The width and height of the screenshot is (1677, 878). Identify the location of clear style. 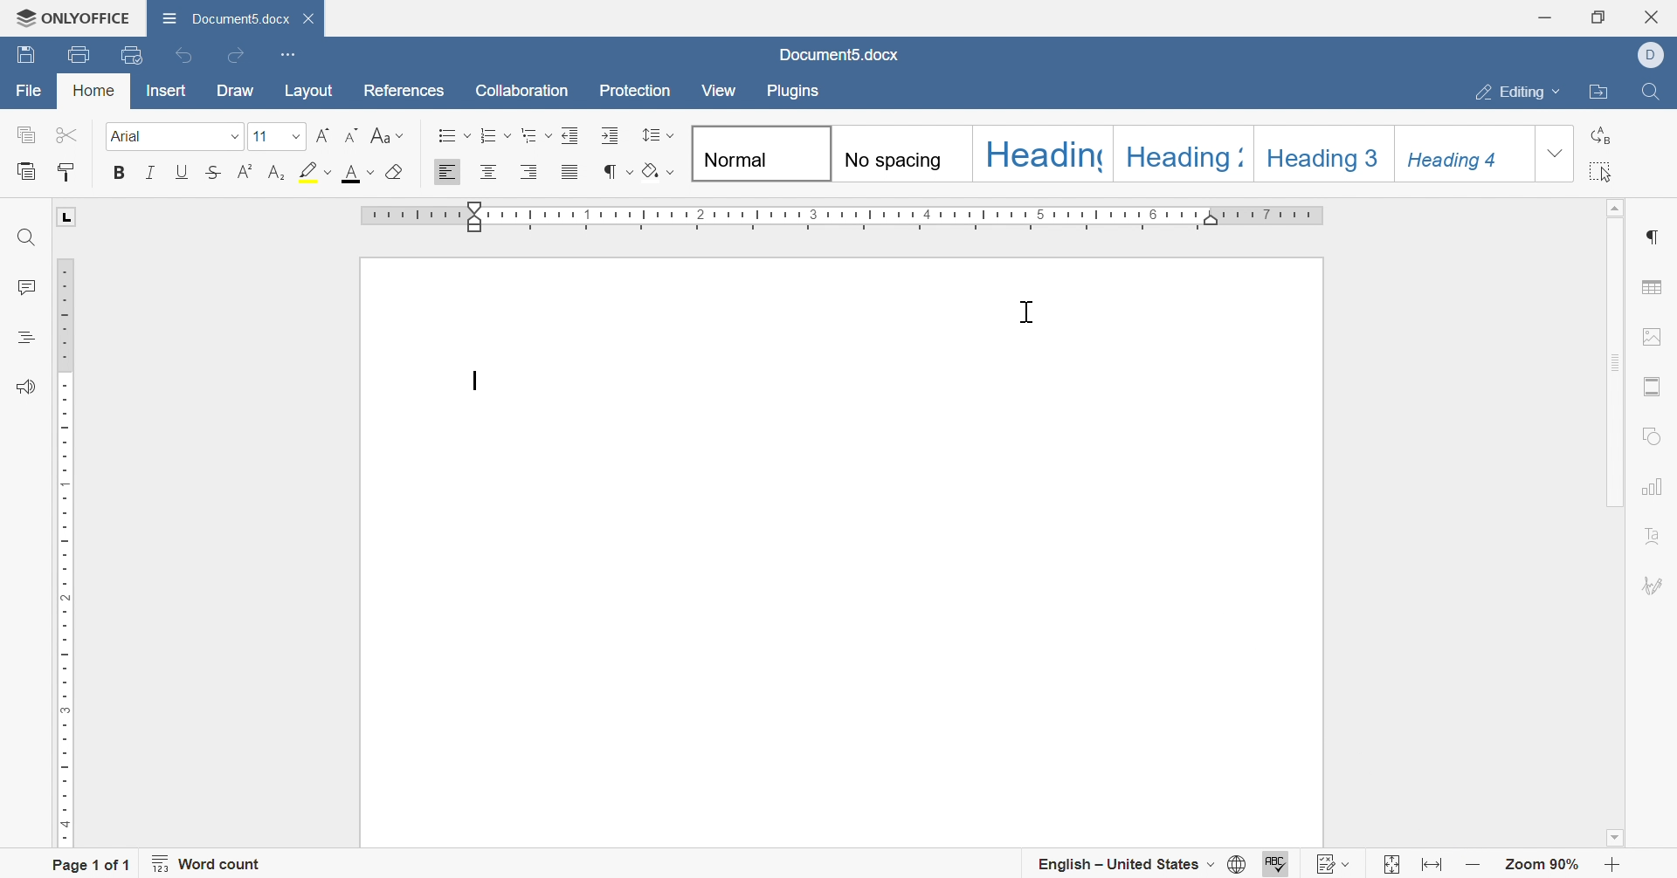
(659, 169).